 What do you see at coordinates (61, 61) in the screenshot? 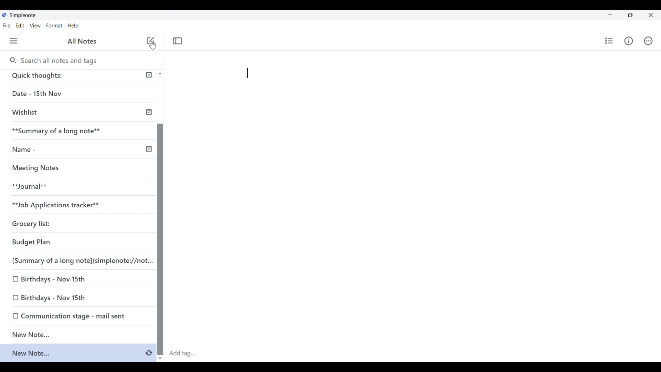
I see `Search all notes and tags` at bounding box center [61, 61].